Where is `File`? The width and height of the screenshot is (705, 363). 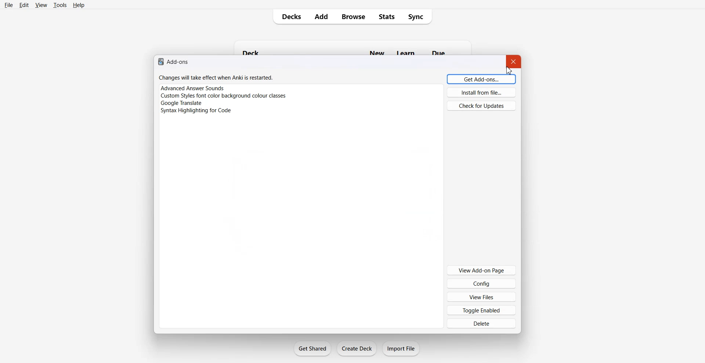 File is located at coordinates (9, 5).